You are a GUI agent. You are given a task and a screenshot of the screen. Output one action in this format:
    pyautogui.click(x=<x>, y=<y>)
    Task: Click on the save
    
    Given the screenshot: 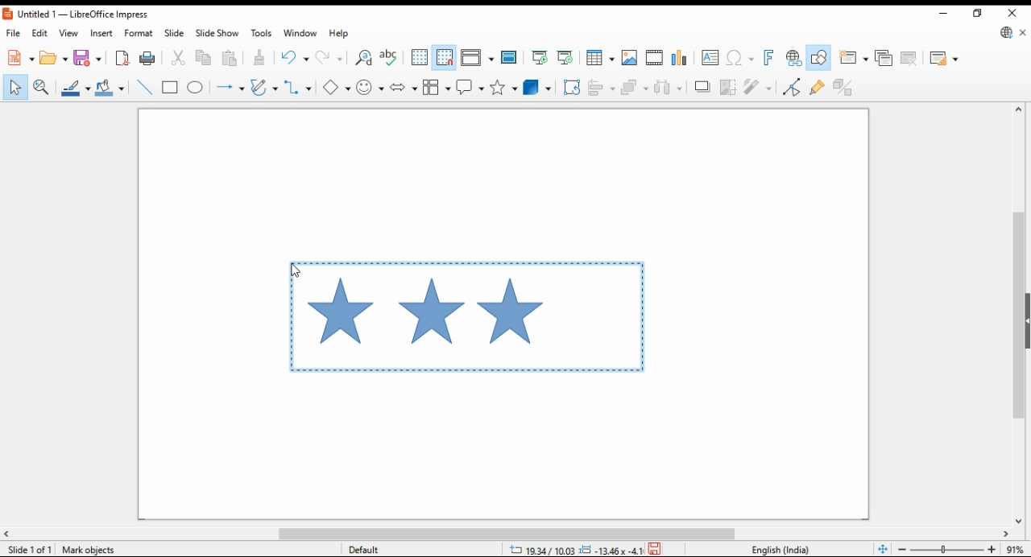 What is the action you would take?
    pyautogui.click(x=654, y=548)
    